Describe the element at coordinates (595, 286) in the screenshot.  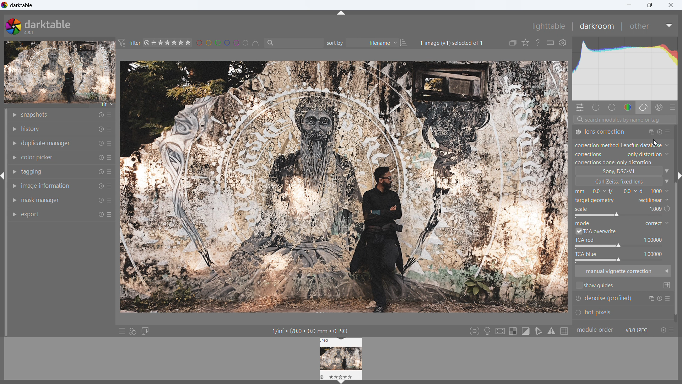
I see `show guides` at that location.